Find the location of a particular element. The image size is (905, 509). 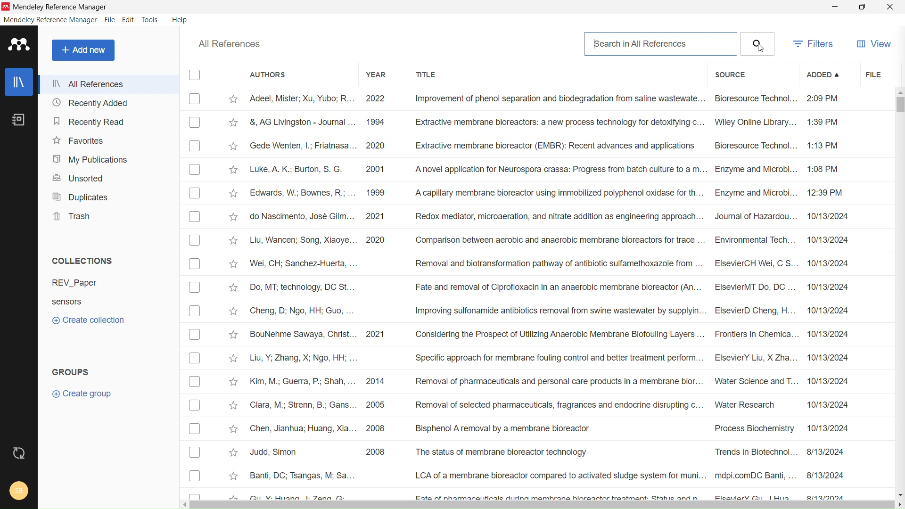

Checkbox is located at coordinates (196, 216).